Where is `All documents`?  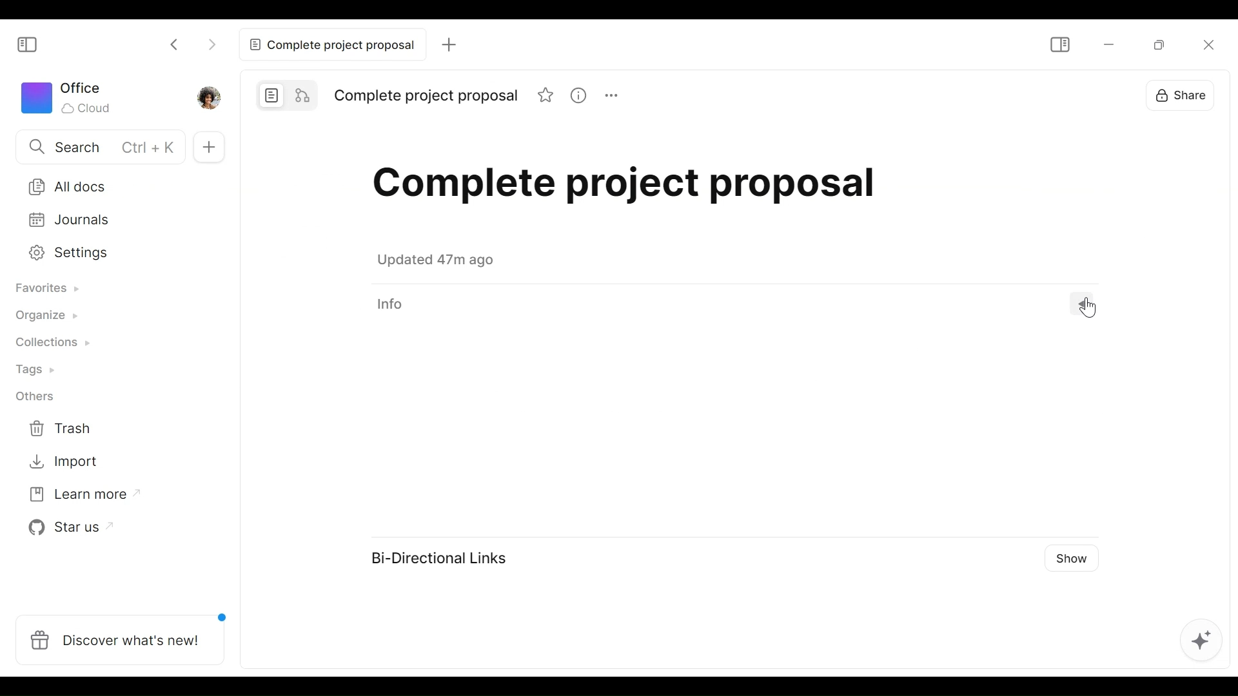 All documents is located at coordinates (110, 184).